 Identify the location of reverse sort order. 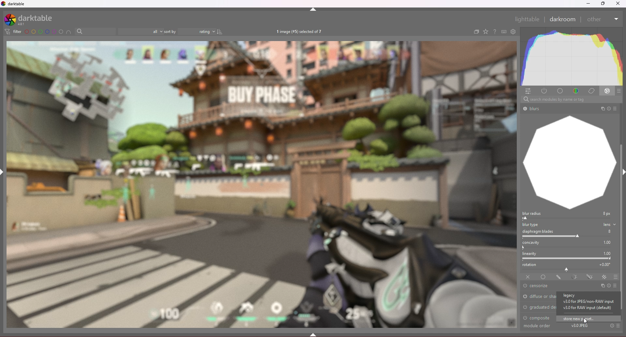
(220, 31).